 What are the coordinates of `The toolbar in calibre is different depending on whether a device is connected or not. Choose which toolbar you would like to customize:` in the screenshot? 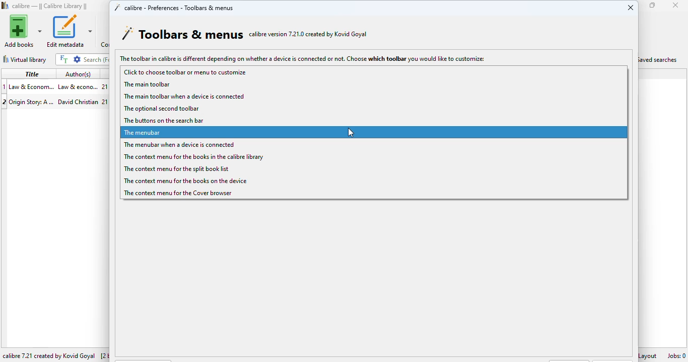 It's located at (301, 58).